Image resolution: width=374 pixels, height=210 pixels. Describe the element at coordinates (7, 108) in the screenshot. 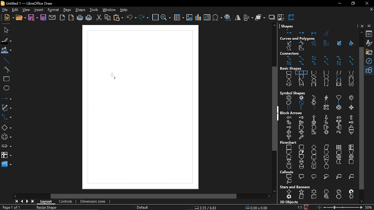

I see `curve and polygons` at that location.